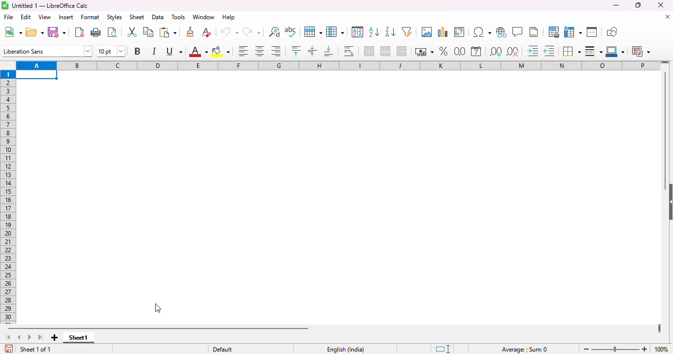 This screenshot has width=673, height=354. I want to click on sort, so click(358, 32).